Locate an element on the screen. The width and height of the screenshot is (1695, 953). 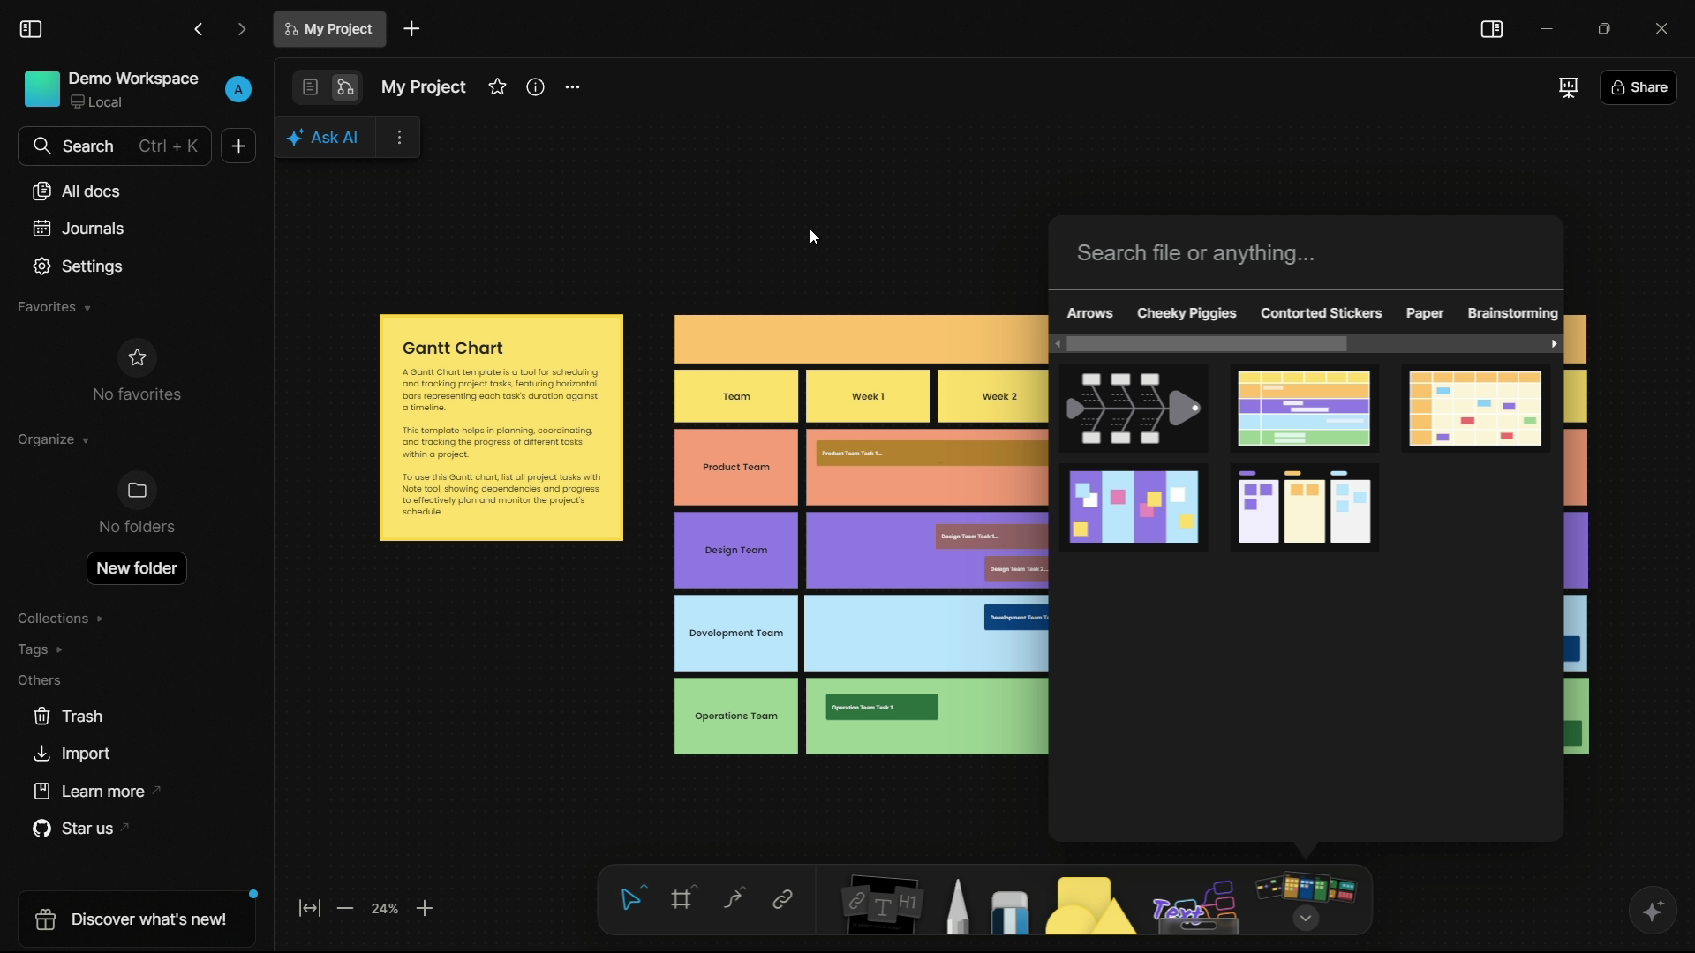
Brainstorming is located at coordinates (1513, 311).